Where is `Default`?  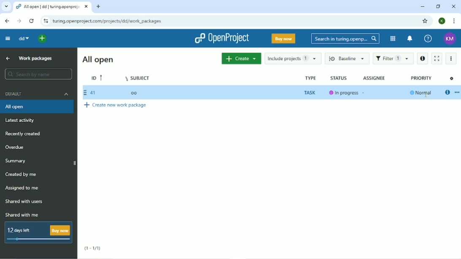
Default is located at coordinates (38, 94).